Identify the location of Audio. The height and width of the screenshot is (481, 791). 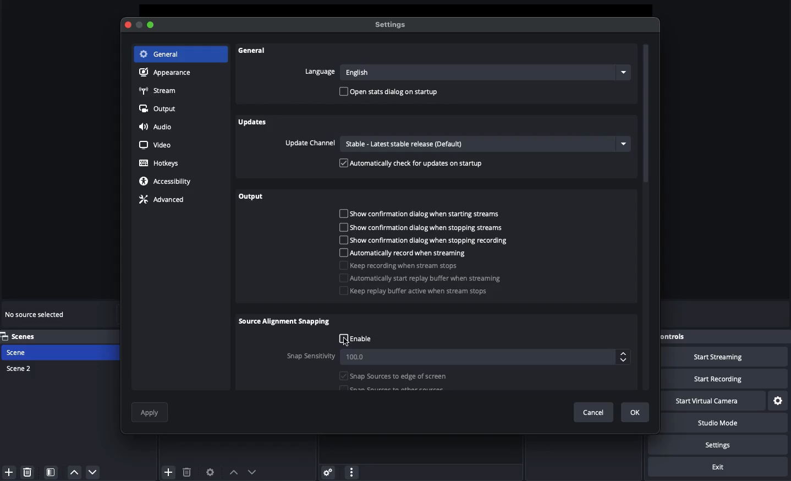
(160, 128).